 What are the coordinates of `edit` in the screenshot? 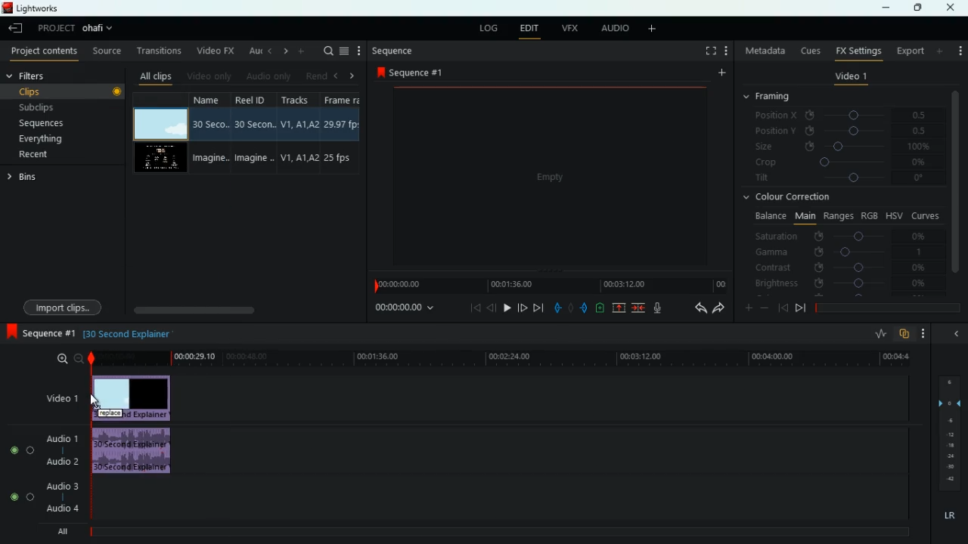 It's located at (529, 28).